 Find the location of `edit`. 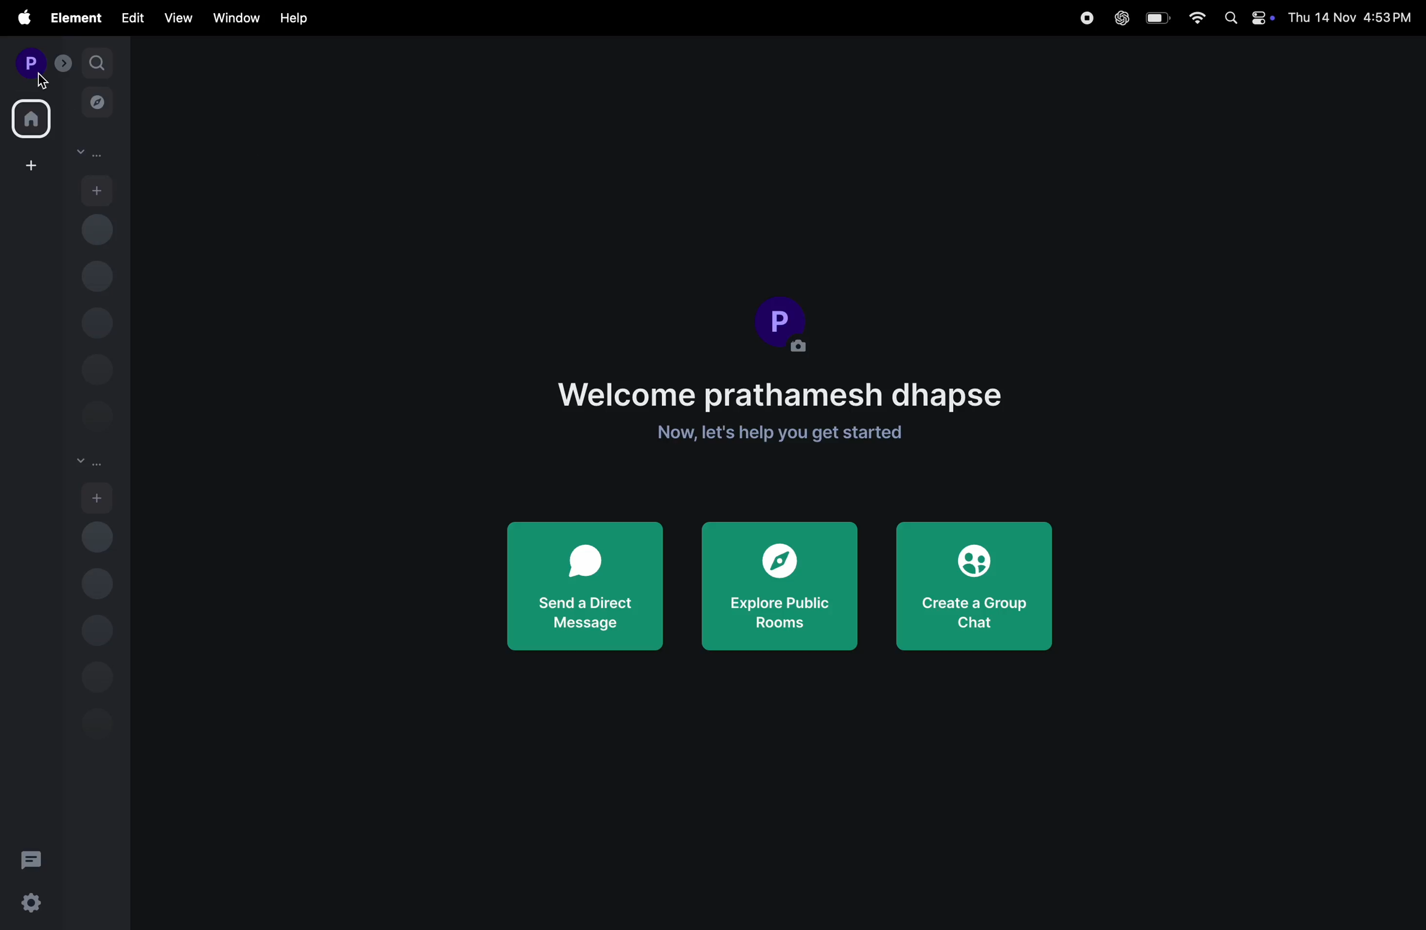

edit is located at coordinates (129, 20).